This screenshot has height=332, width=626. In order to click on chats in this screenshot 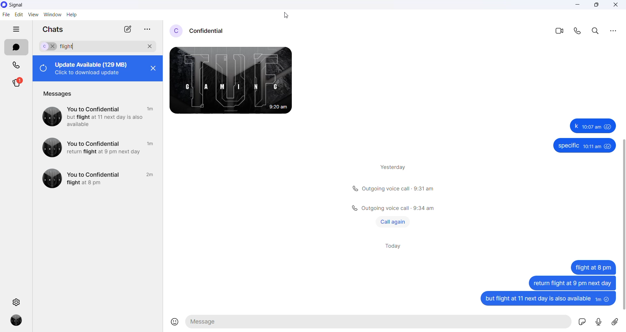, I will do `click(16, 47)`.